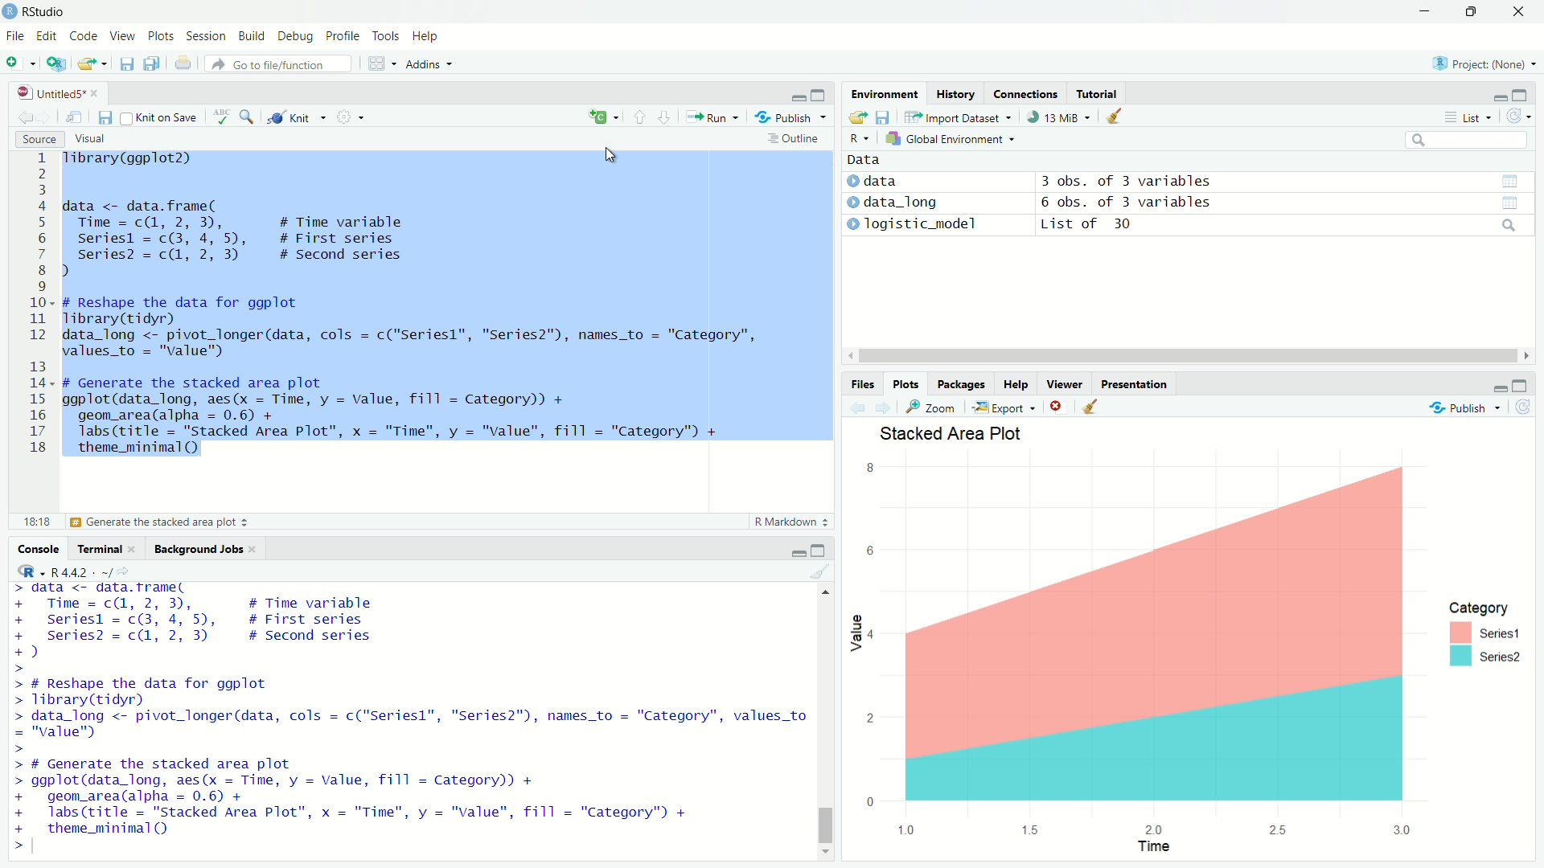 Image resolution: width=1544 pixels, height=868 pixels. I want to click on (Top Level) , so click(162, 525).